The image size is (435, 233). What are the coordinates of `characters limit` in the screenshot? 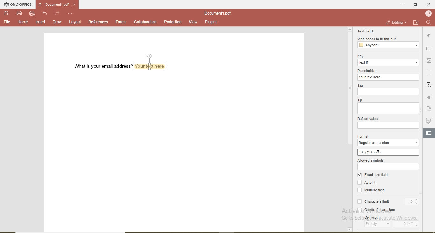 It's located at (373, 200).